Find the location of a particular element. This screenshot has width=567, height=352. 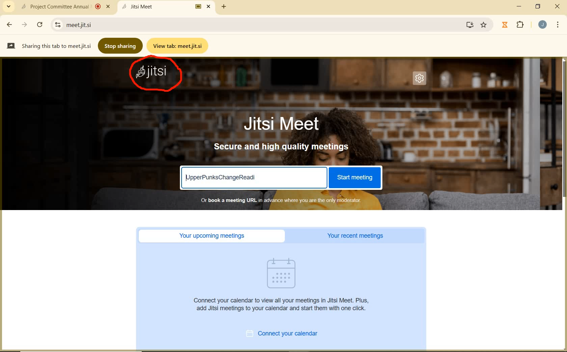

close is located at coordinates (557, 7).